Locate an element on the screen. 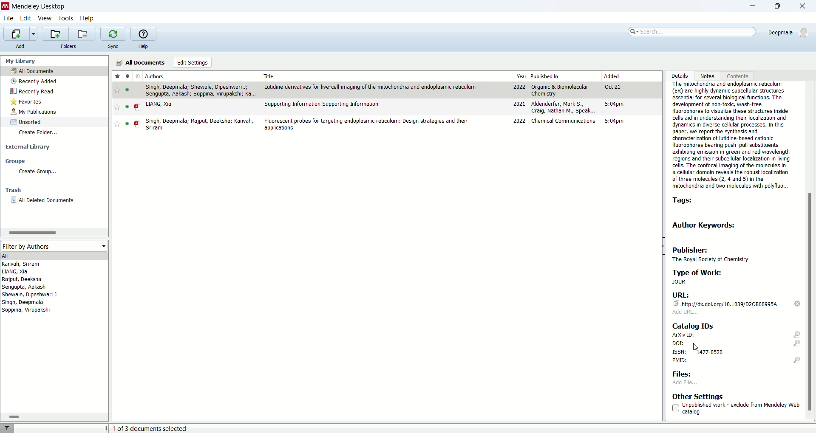 This screenshot has width=816, height=433. file is located at coordinates (8, 19).